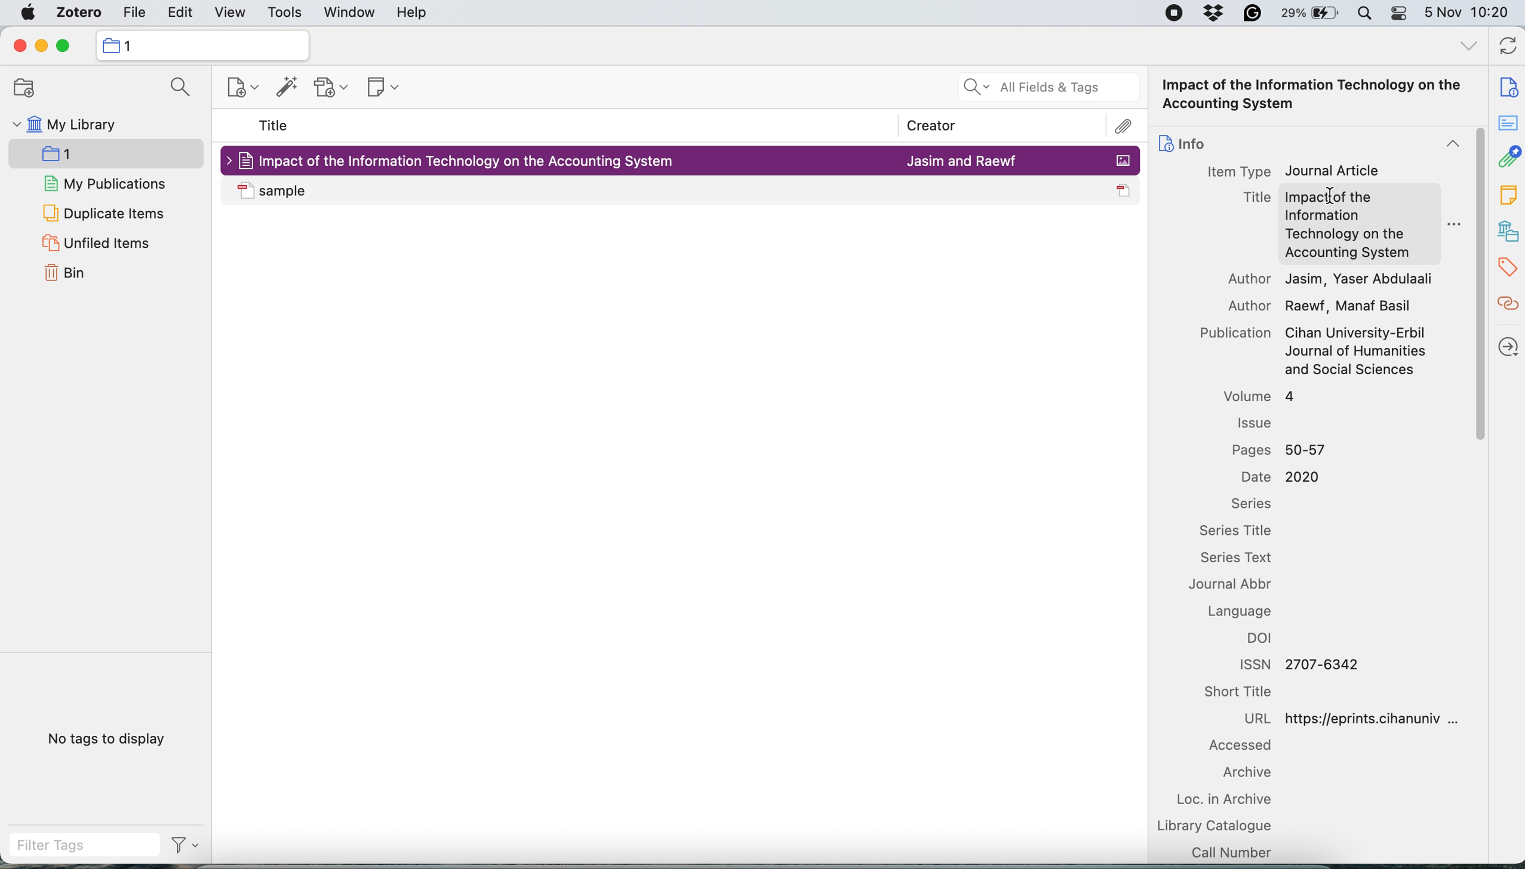 The image size is (1525, 869). What do you see at coordinates (244, 161) in the screenshot?
I see `icon` at bounding box center [244, 161].